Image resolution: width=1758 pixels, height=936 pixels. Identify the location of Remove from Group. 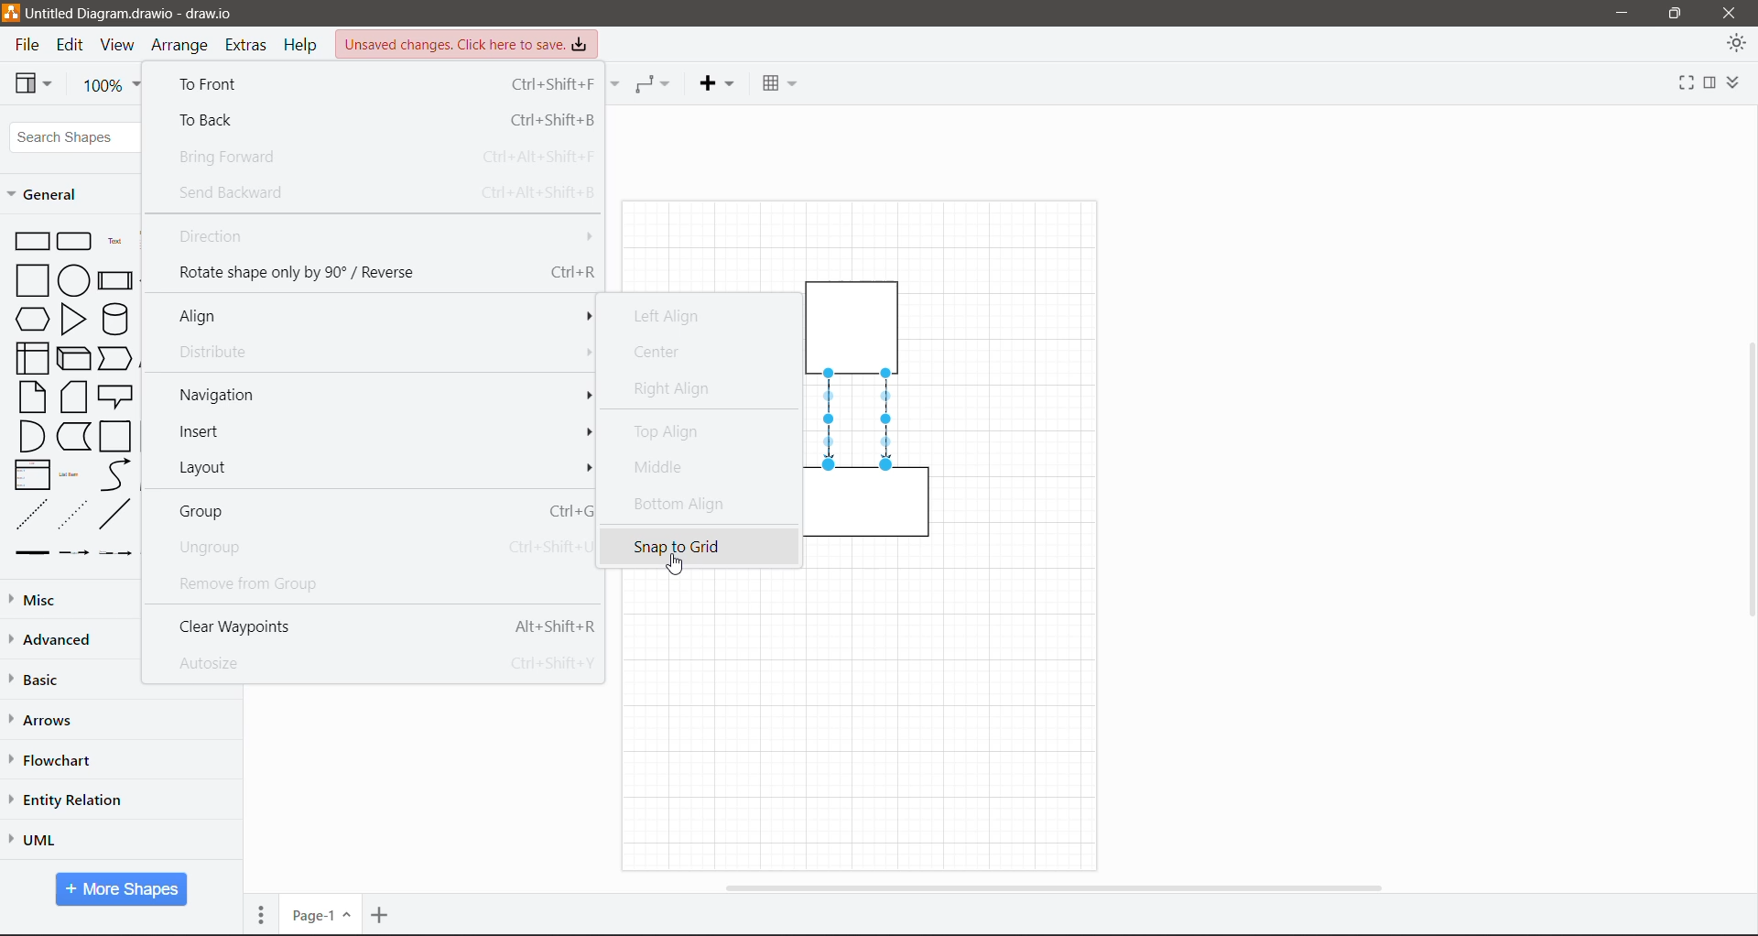
(306, 582).